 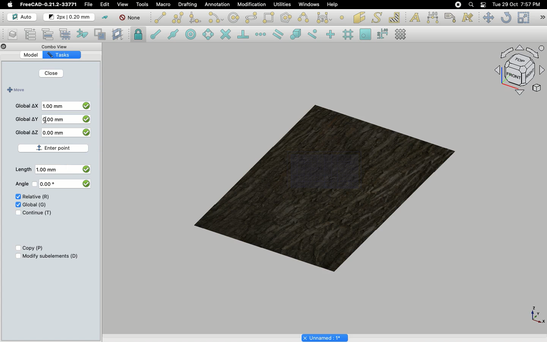 I want to click on Continue , so click(x=37, y=213).